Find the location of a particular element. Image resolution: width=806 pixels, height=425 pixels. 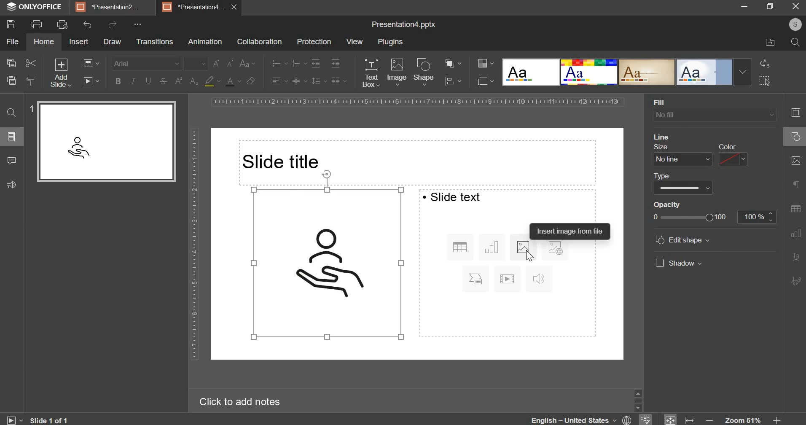

replace is located at coordinates (765, 63).